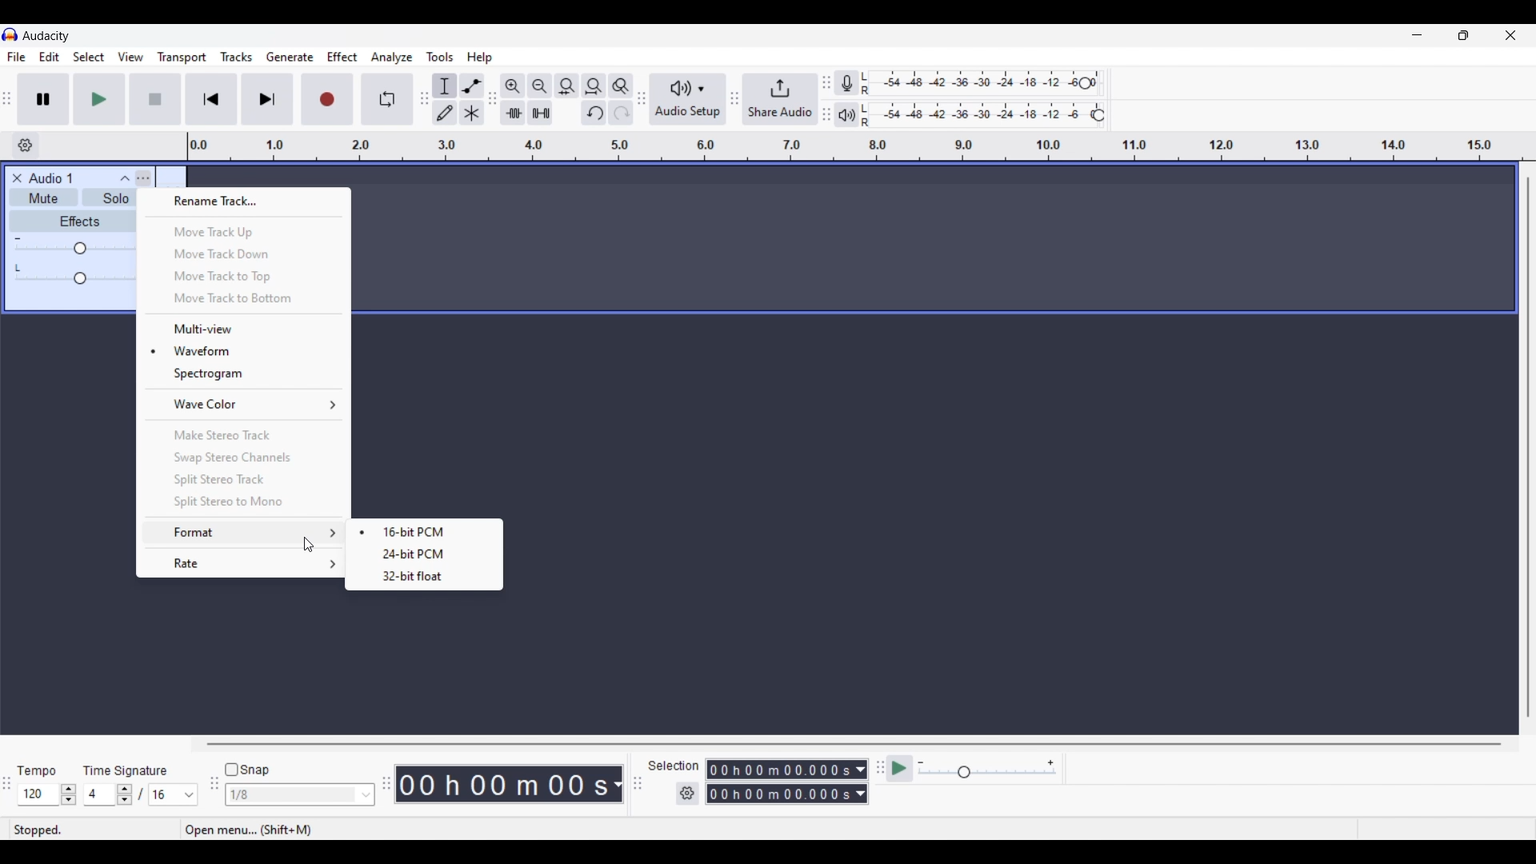 Image resolution: width=1536 pixels, height=864 pixels. Describe the element at coordinates (242, 533) in the screenshot. I see `Format options, current selection` at that location.